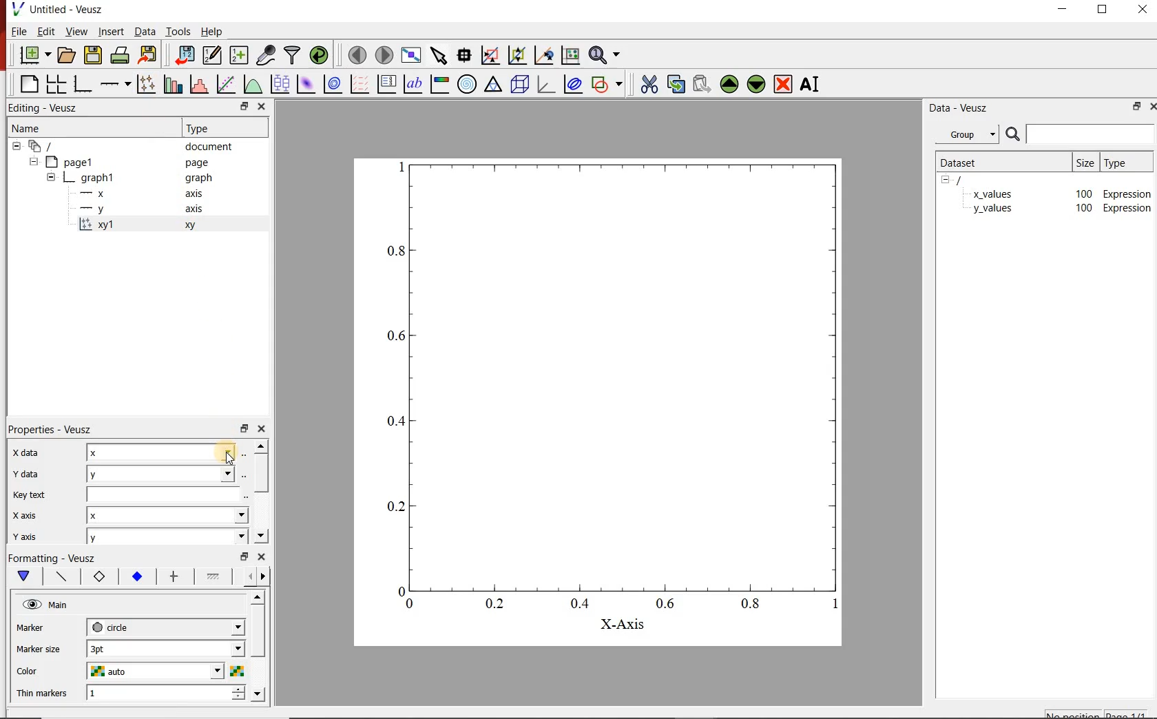 This screenshot has height=719, width=1157. Describe the element at coordinates (96, 226) in the screenshot. I see `x='x', y='y', marker='circle'` at that location.